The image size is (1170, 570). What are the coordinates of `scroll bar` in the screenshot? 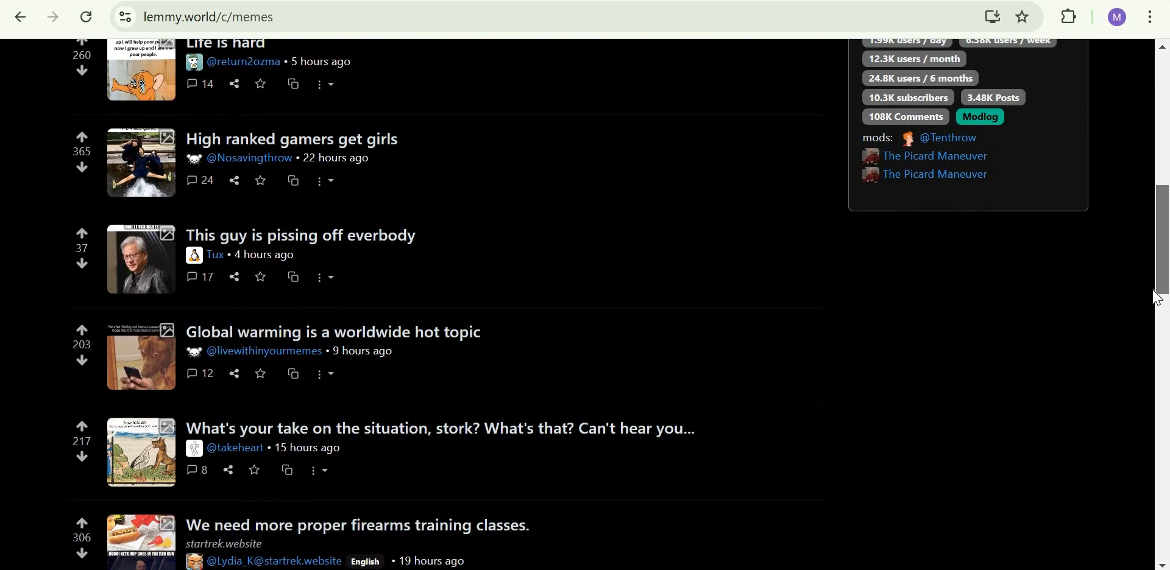 It's located at (1160, 304).